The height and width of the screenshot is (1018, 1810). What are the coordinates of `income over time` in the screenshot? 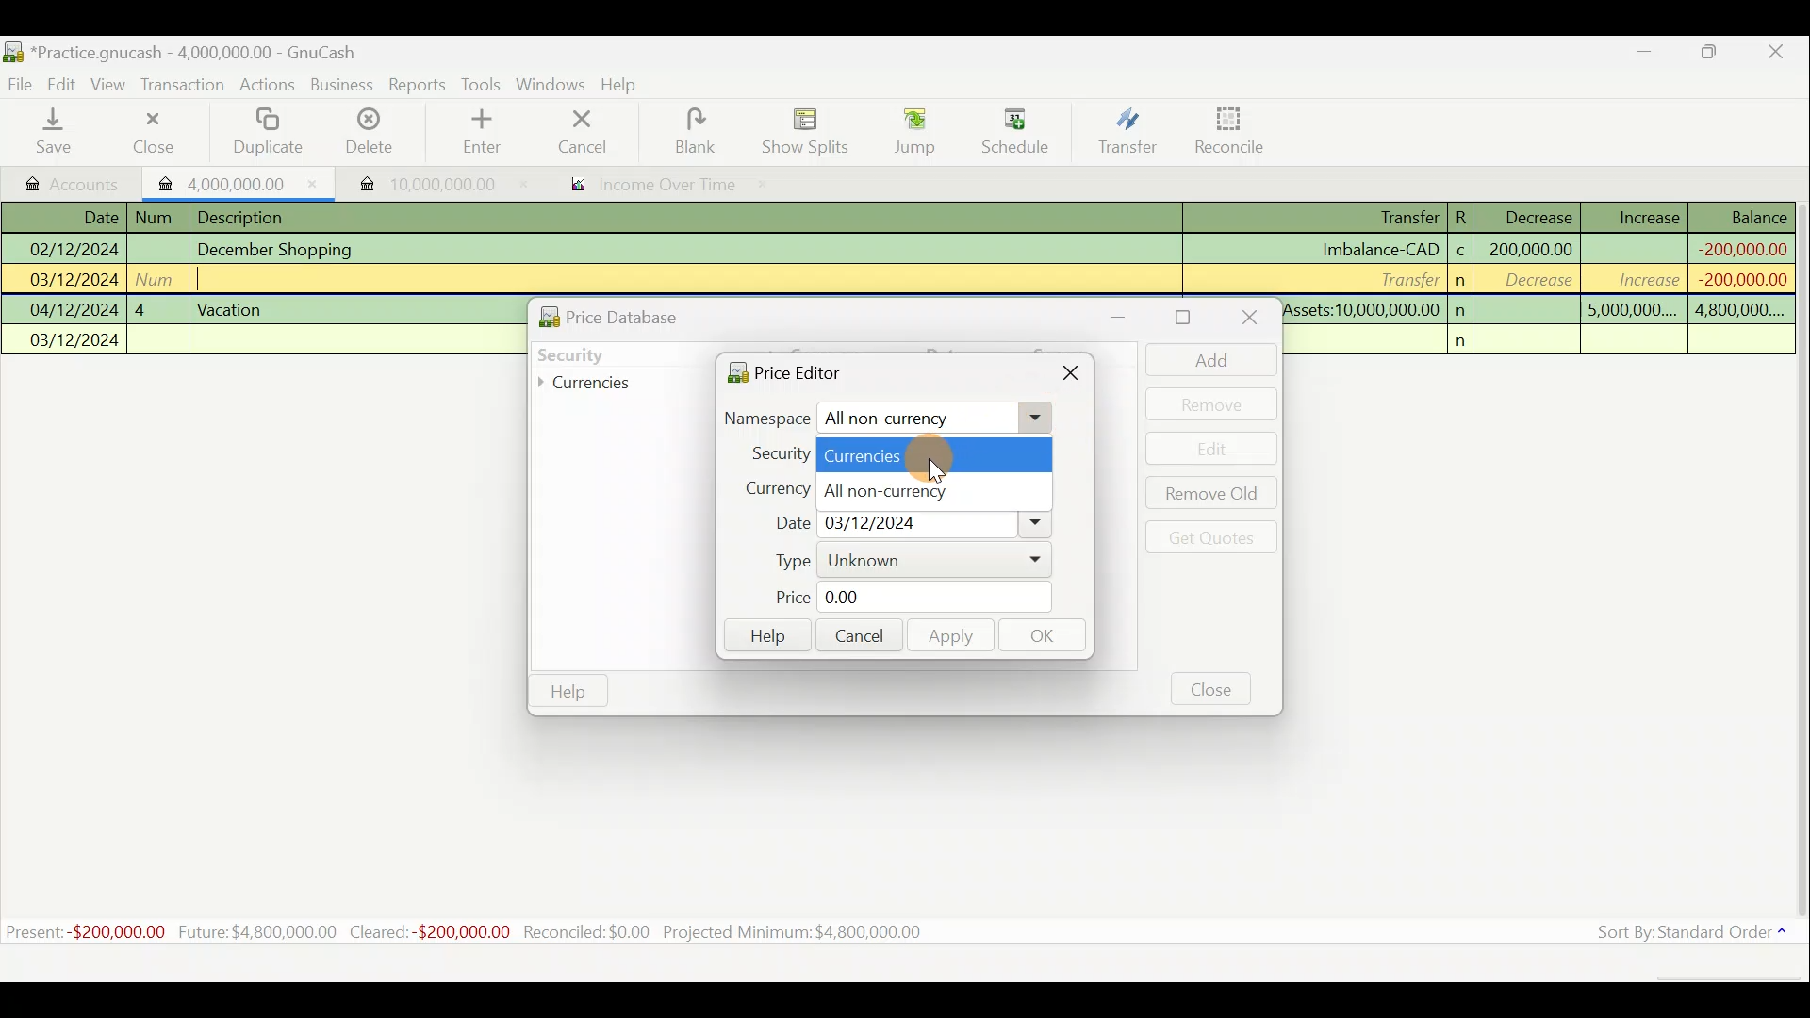 It's located at (666, 186).